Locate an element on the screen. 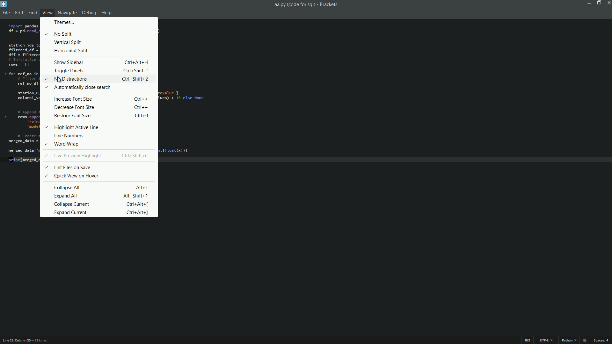  warnings is located at coordinates (585, 340).